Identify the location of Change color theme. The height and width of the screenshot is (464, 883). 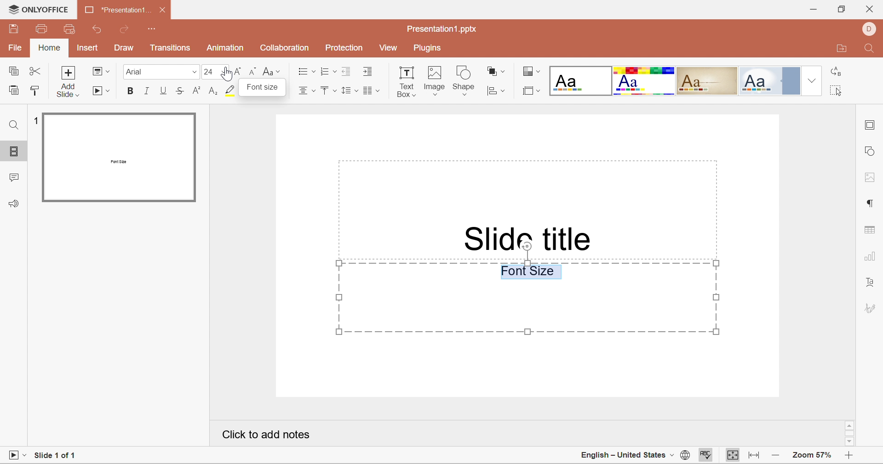
(530, 71).